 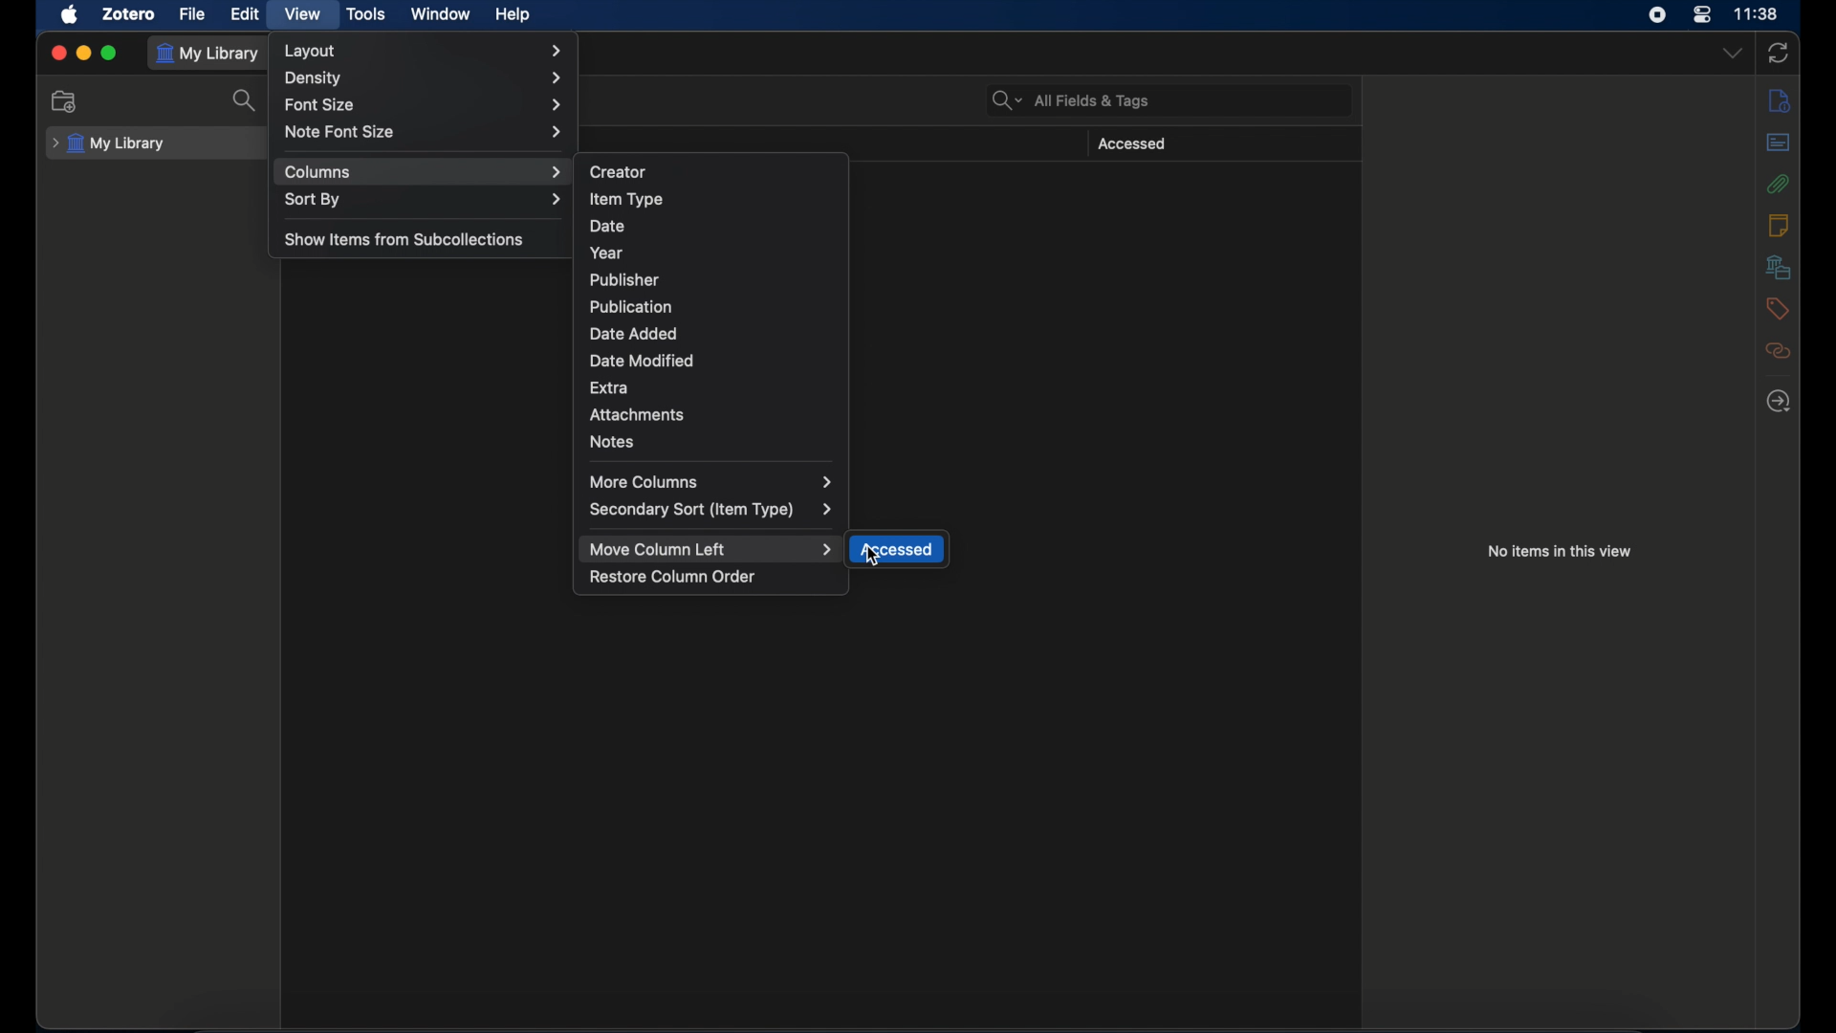 I want to click on item type, so click(x=625, y=199).